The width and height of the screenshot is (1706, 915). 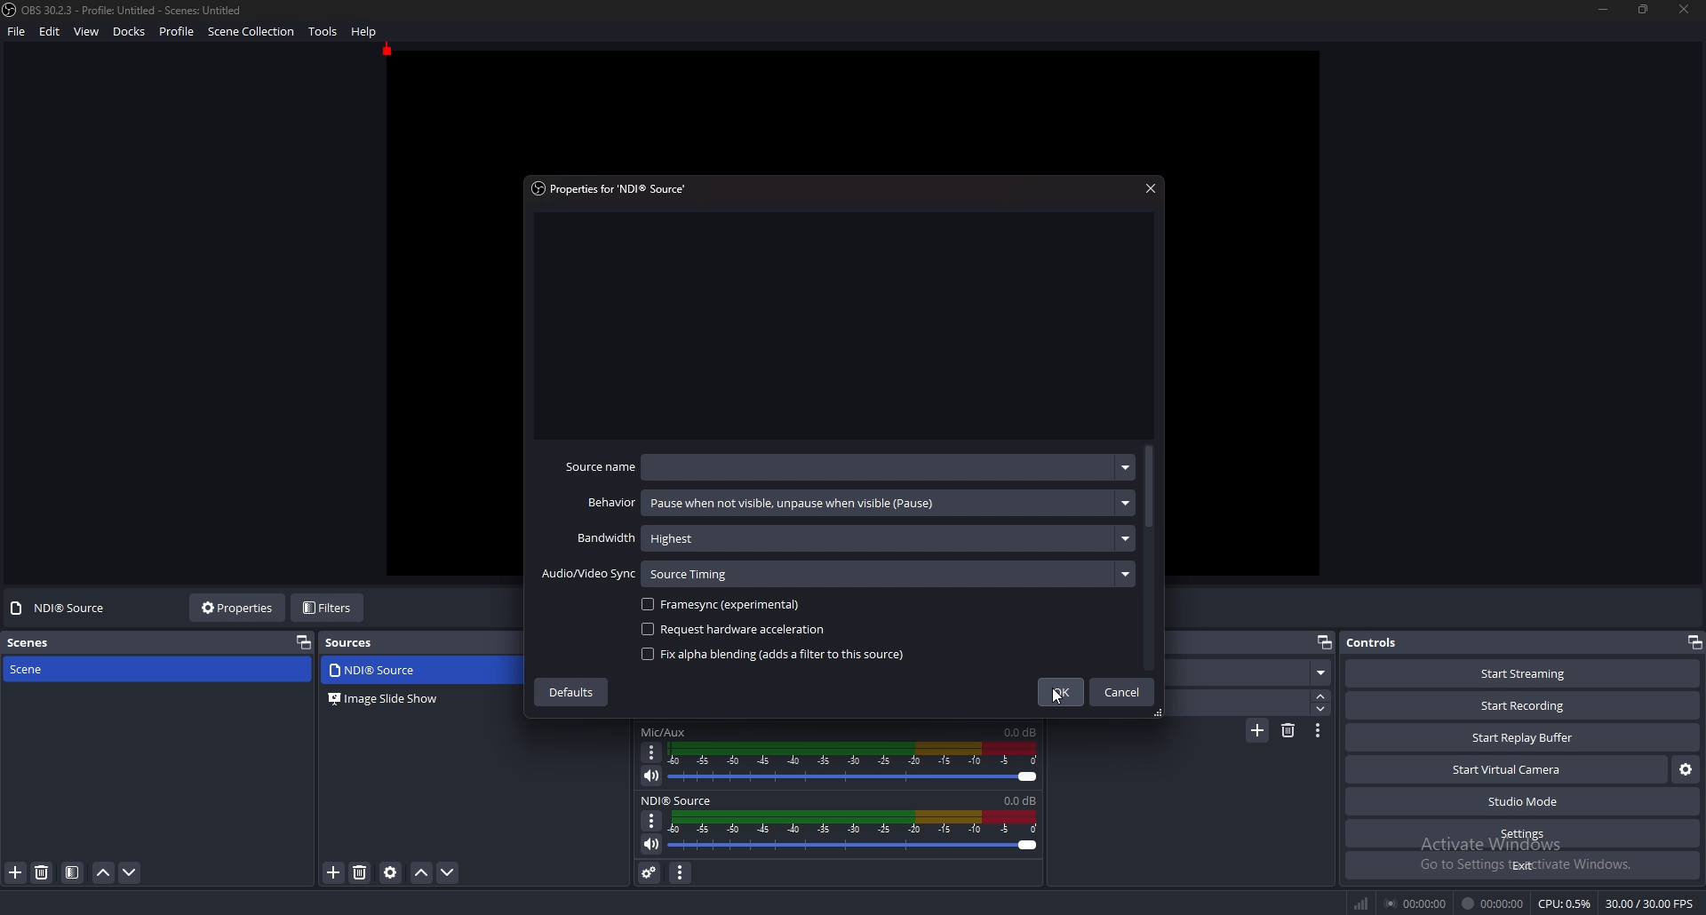 What do you see at coordinates (684, 798) in the screenshot?
I see `NDI® <otirce` at bounding box center [684, 798].